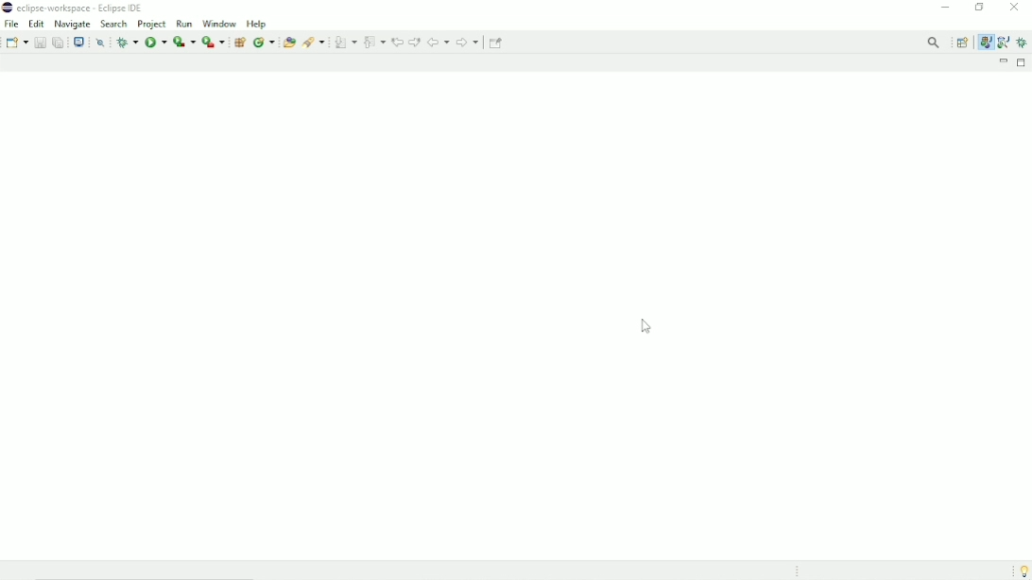 This screenshot has height=580, width=1032. I want to click on Previous edit location, so click(397, 41).